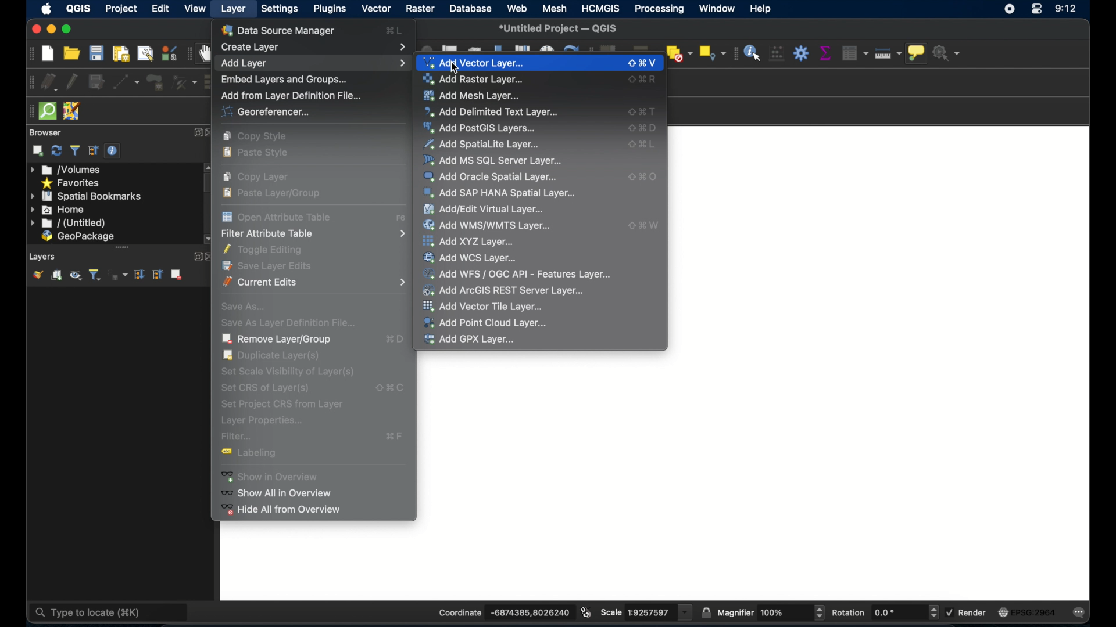 The width and height of the screenshot is (1116, 627). Describe the element at coordinates (56, 151) in the screenshot. I see `refresh` at that location.